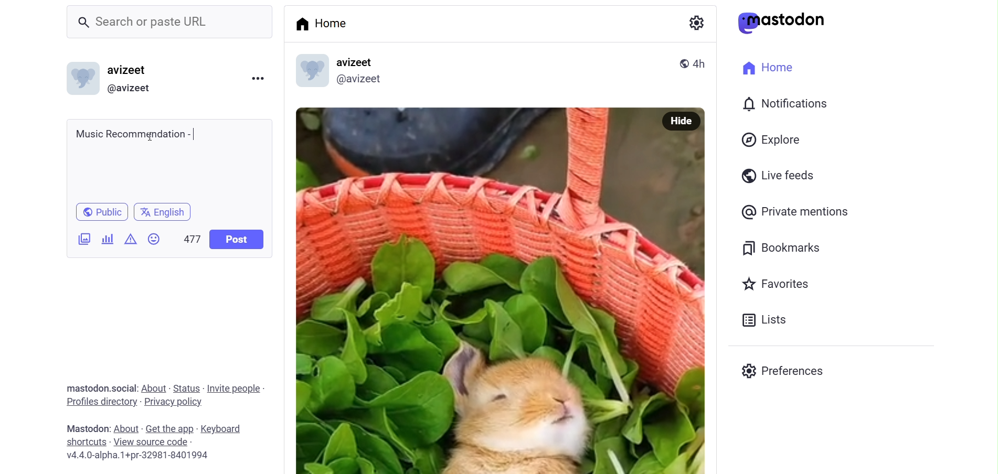  What do you see at coordinates (84, 238) in the screenshot?
I see `Add Image` at bounding box center [84, 238].